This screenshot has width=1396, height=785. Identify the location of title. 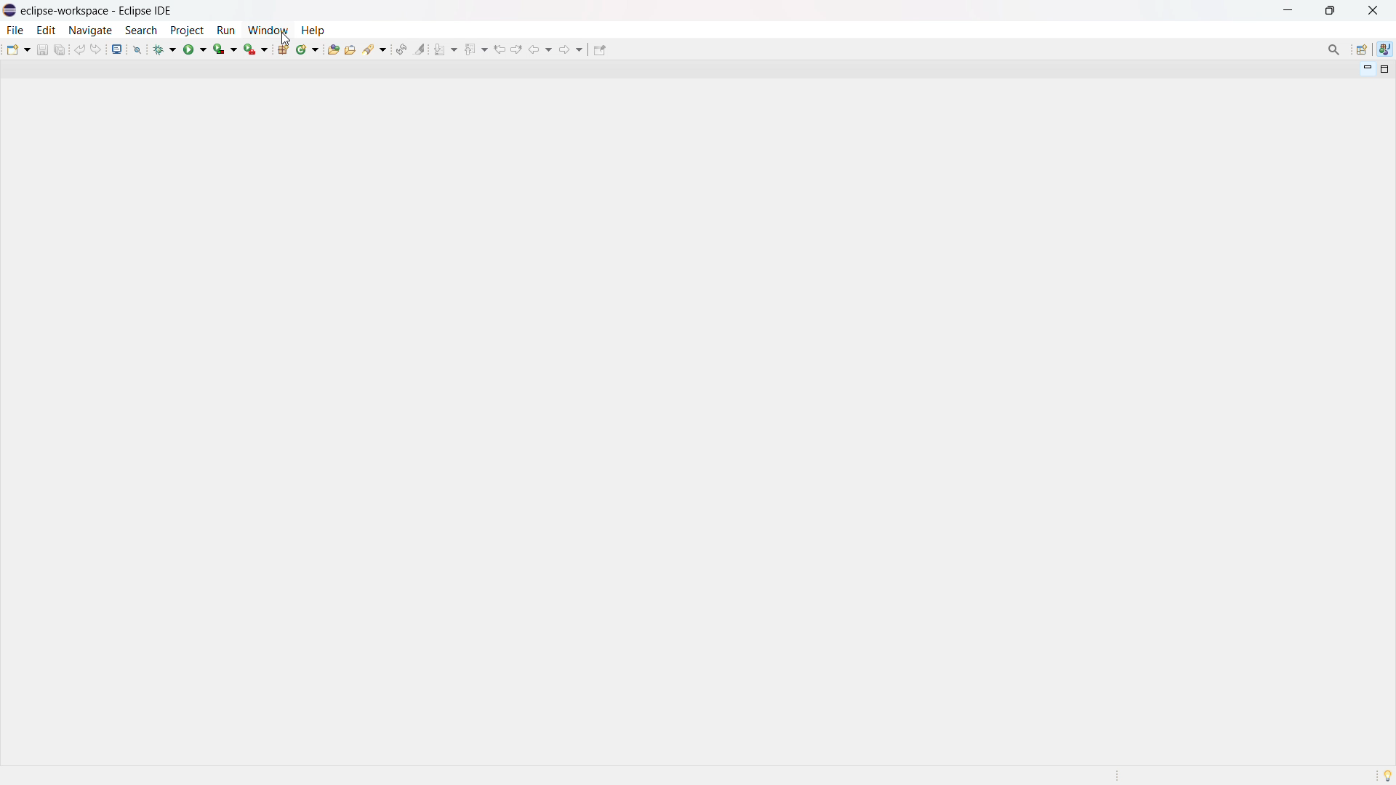
(98, 10).